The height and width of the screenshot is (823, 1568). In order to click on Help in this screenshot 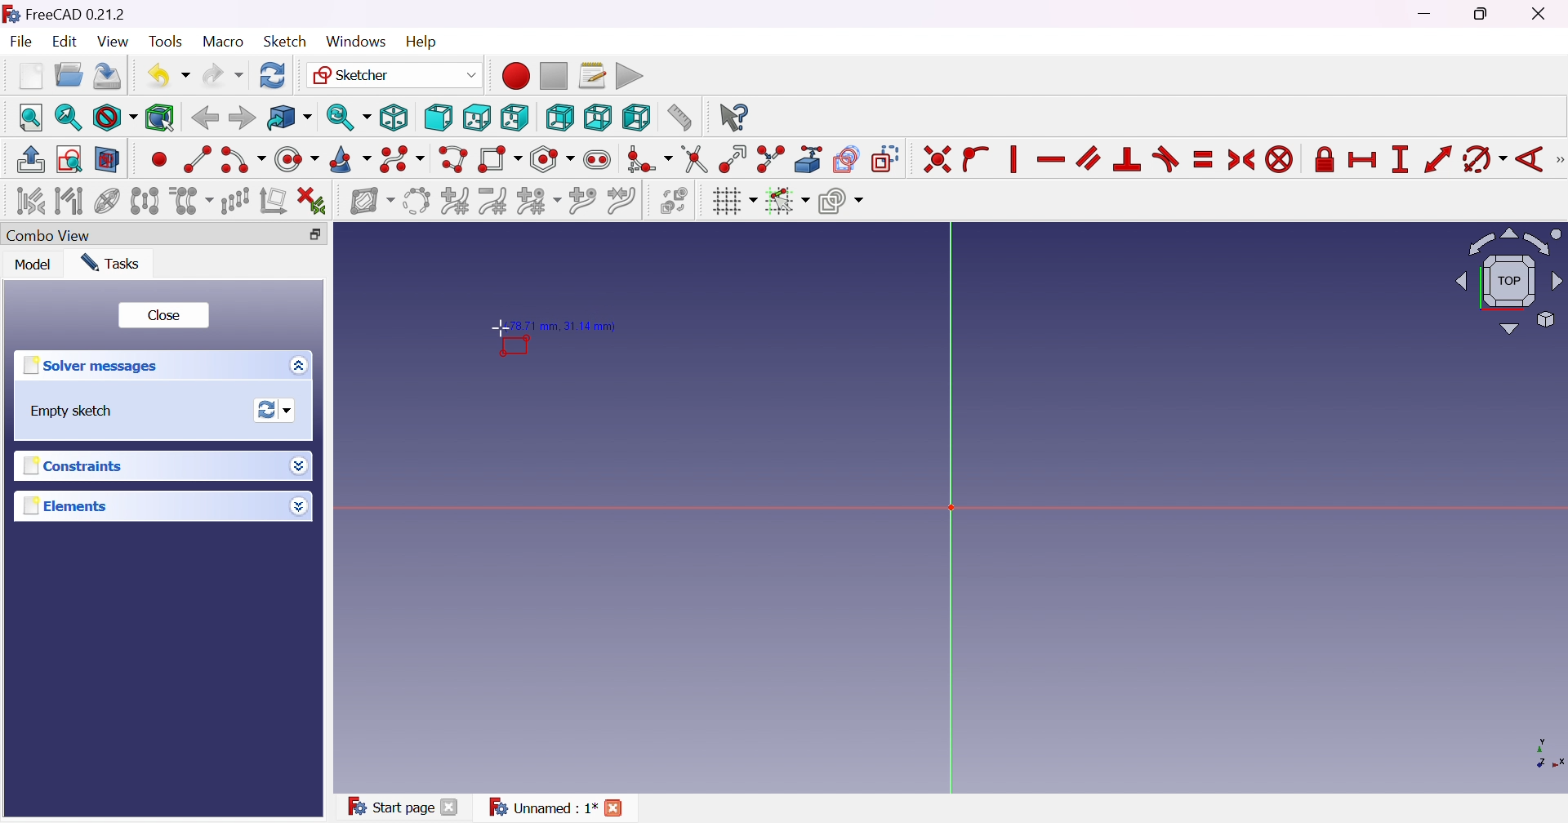, I will do `click(422, 42)`.